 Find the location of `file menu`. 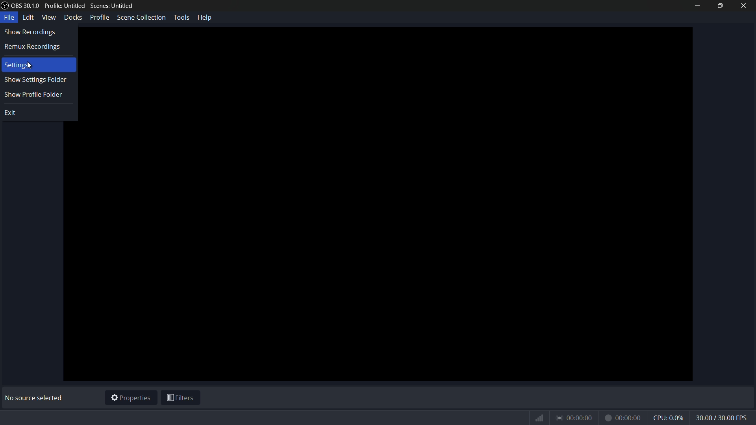

file menu is located at coordinates (9, 18).